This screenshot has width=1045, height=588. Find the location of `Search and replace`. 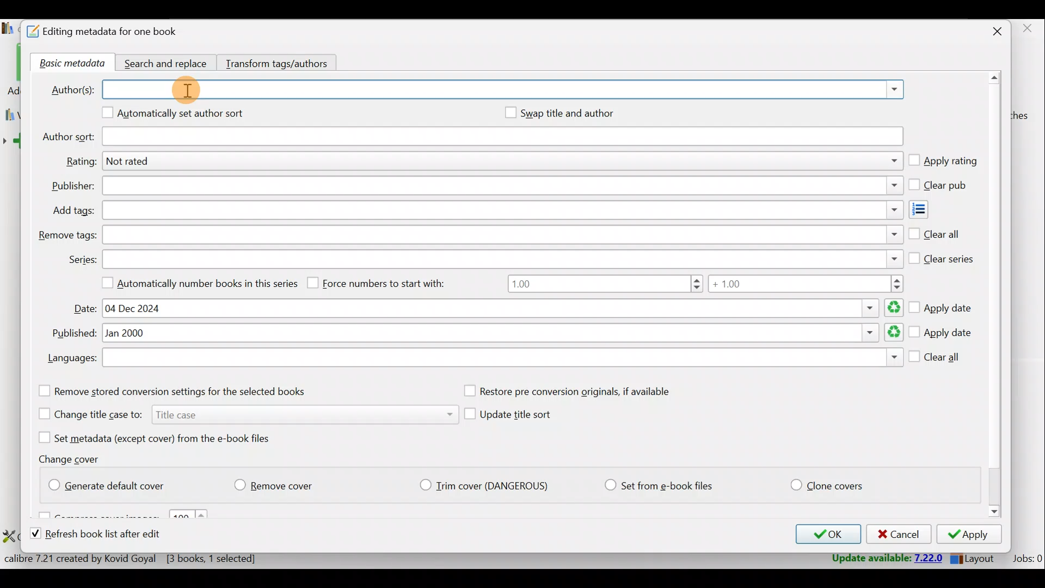

Search and replace is located at coordinates (167, 62).